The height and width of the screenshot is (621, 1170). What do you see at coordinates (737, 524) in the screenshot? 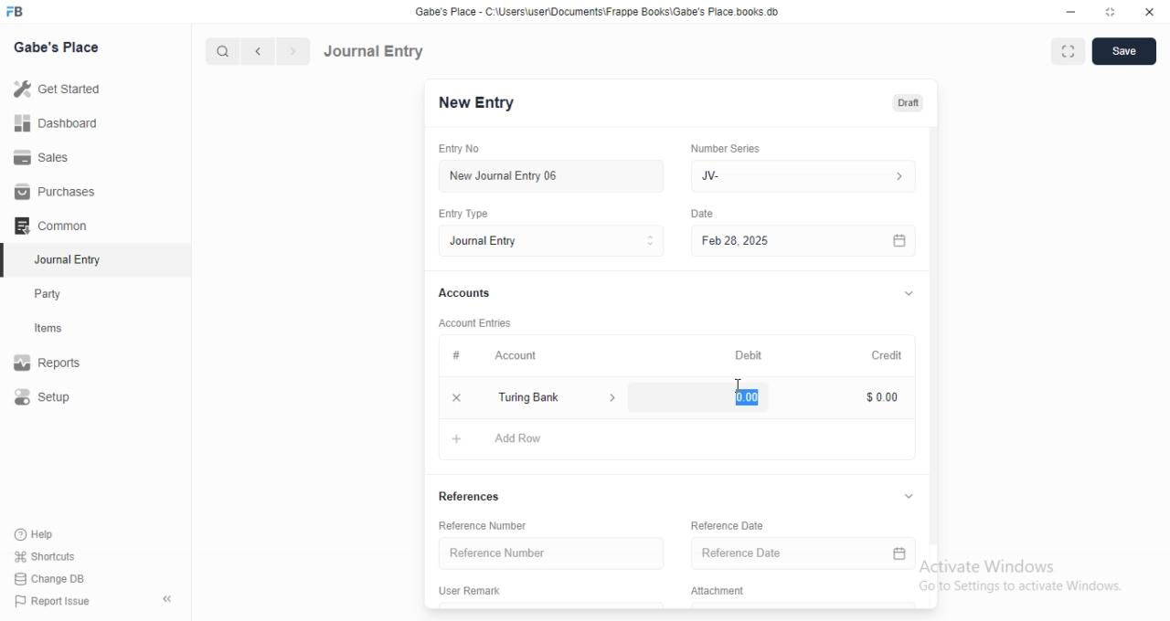
I see `Reference Date` at bounding box center [737, 524].